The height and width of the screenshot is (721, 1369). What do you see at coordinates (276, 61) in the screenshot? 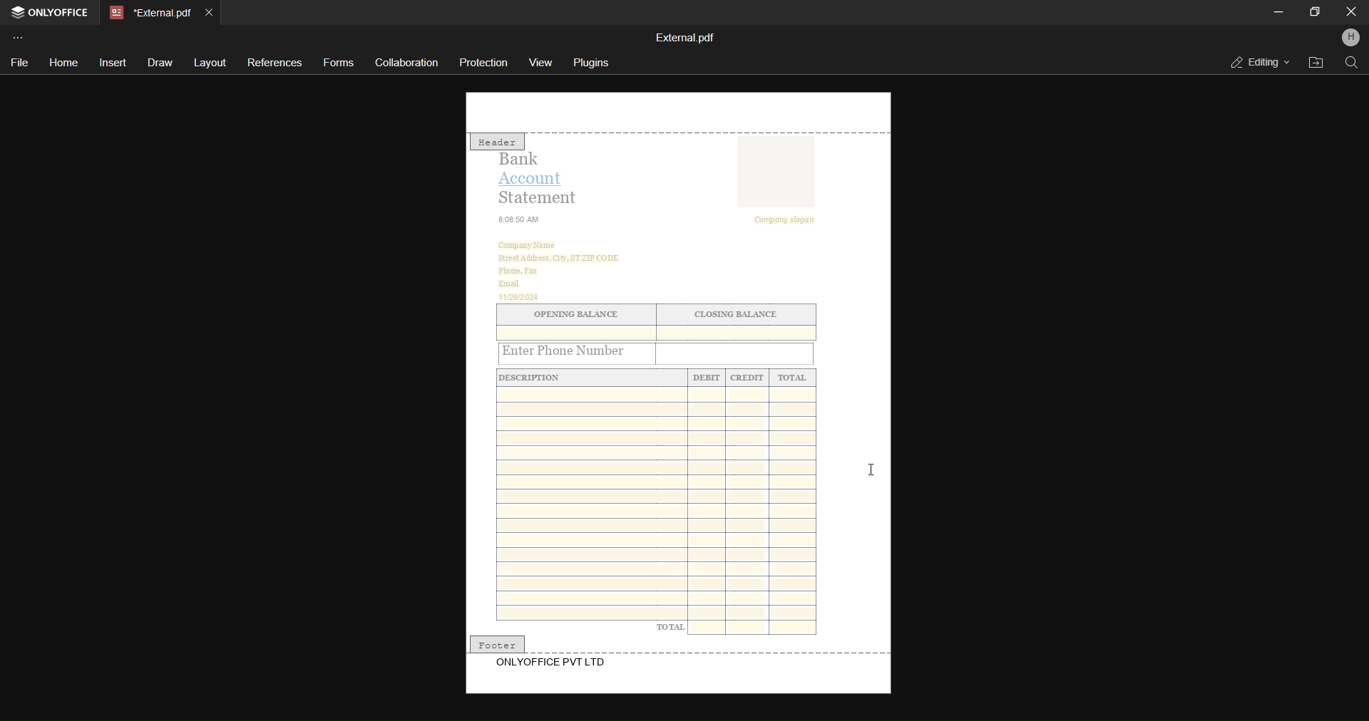
I see `references` at bounding box center [276, 61].